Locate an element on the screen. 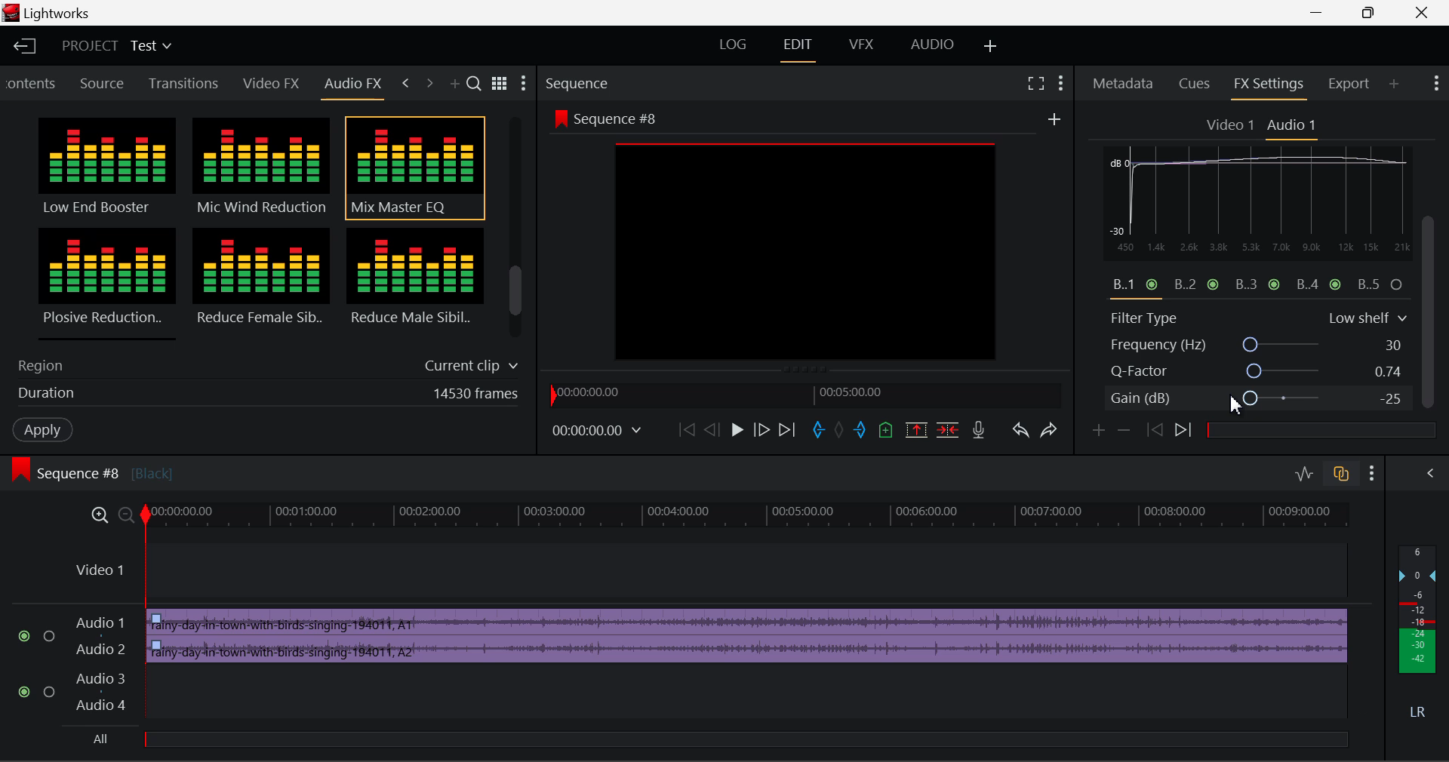  Remove all marks is located at coordinates (842, 431).